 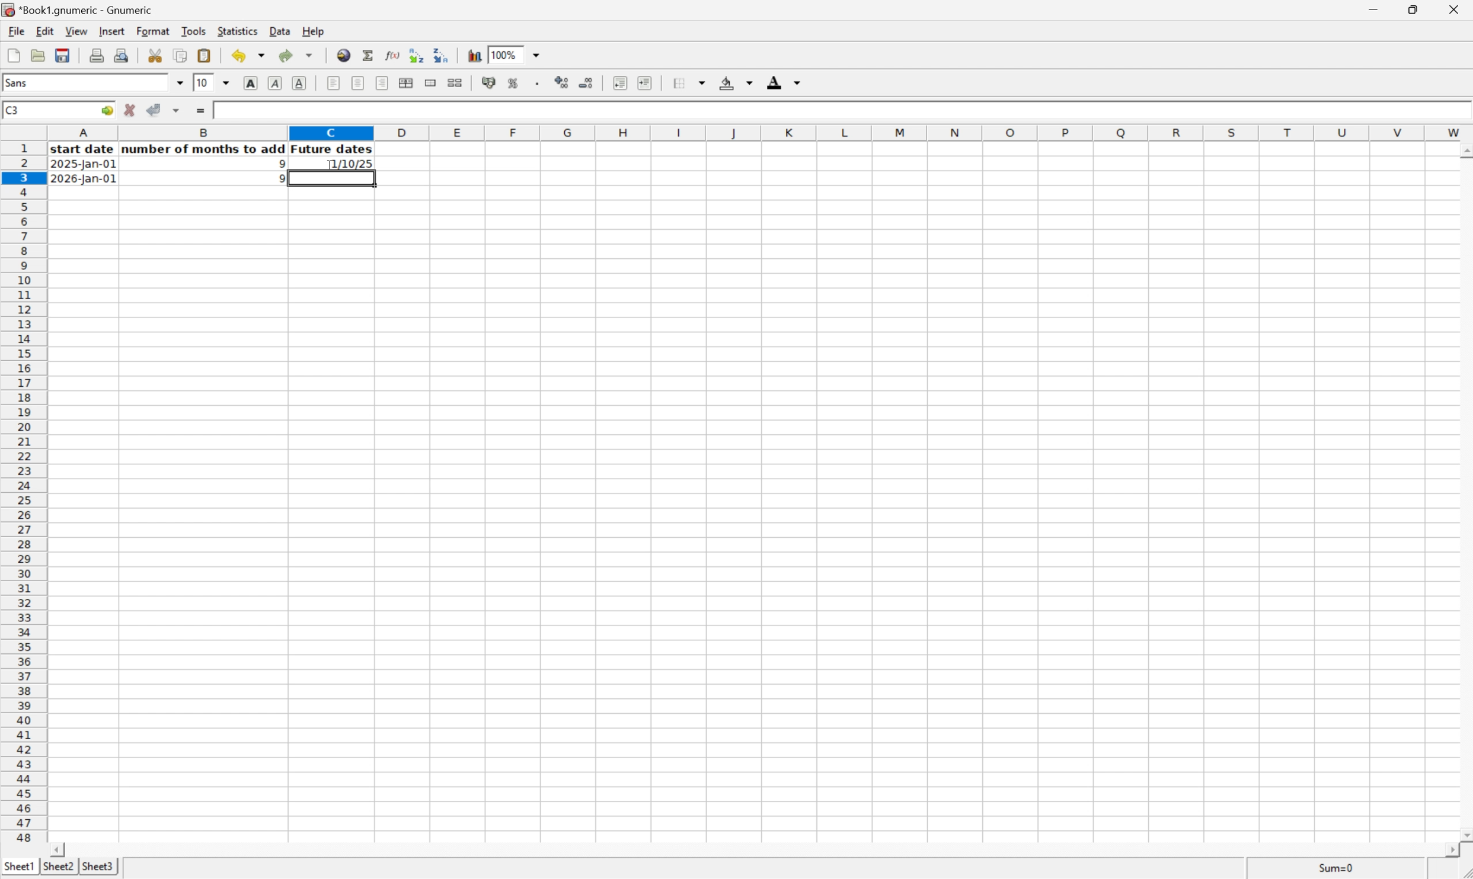 What do you see at coordinates (98, 55) in the screenshot?
I see `Print current file` at bounding box center [98, 55].